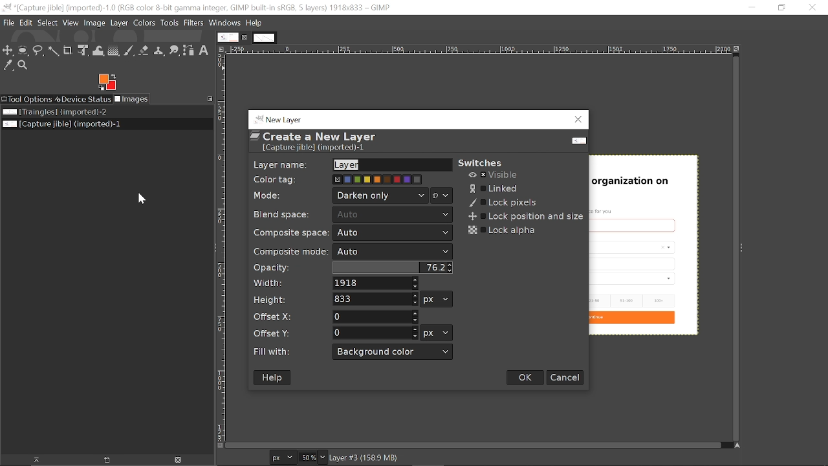 The height and width of the screenshot is (466, 828). What do you see at coordinates (8, 50) in the screenshot?
I see `Move tool` at bounding box center [8, 50].